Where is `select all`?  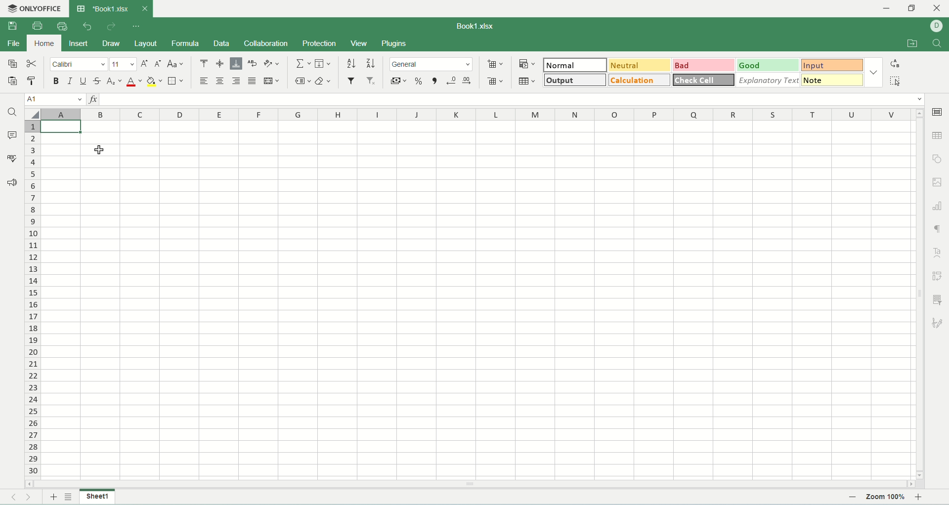
select all is located at coordinates (33, 115).